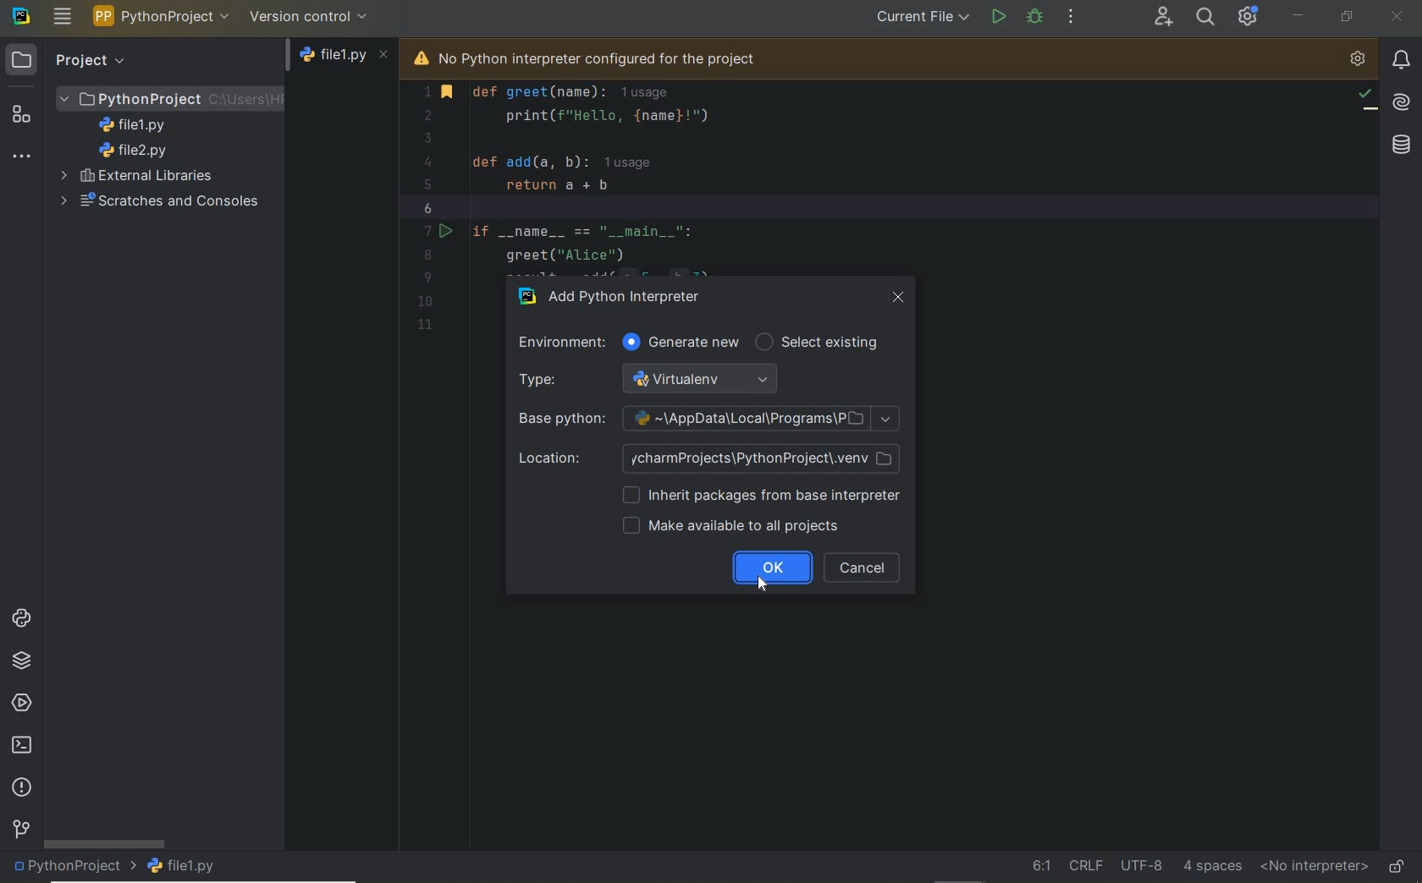 The height and width of the screenshot is (883, 1422). I want to click on go to line, so click(1040, 865).